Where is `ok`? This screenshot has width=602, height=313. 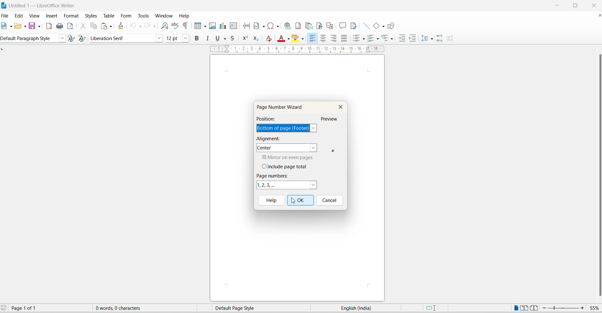
ok is located at coordinates (300, 201).